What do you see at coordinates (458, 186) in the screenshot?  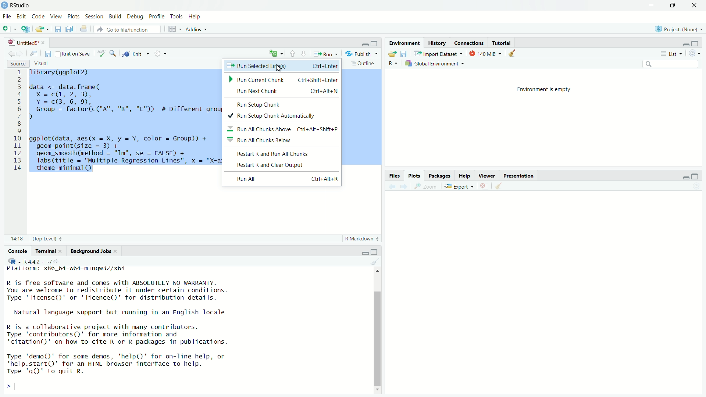 I see `Export «` at bounding box center [458, 186].